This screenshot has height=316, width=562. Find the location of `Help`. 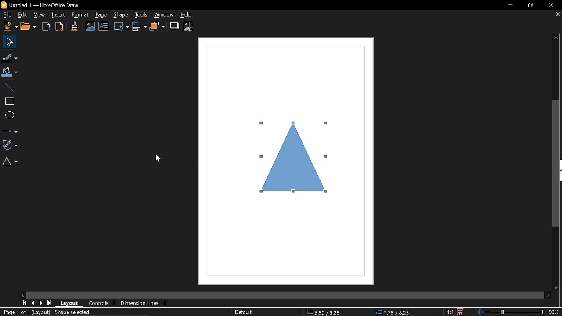

Help is located at coordinates (190, 14).